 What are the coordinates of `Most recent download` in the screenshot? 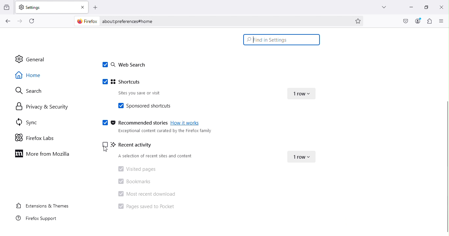 It's located at (149, 193).